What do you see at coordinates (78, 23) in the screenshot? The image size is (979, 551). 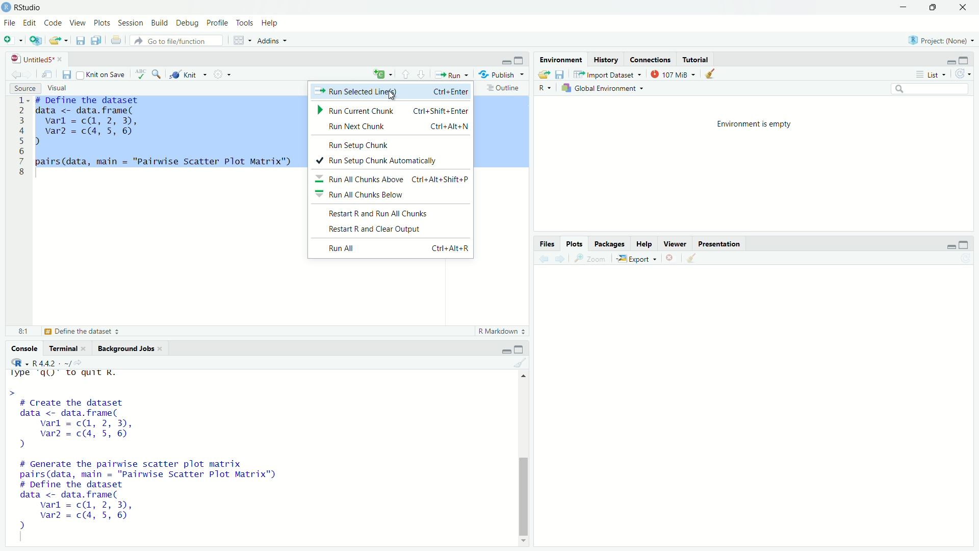 I see `View` at bounding box center [78, 23].